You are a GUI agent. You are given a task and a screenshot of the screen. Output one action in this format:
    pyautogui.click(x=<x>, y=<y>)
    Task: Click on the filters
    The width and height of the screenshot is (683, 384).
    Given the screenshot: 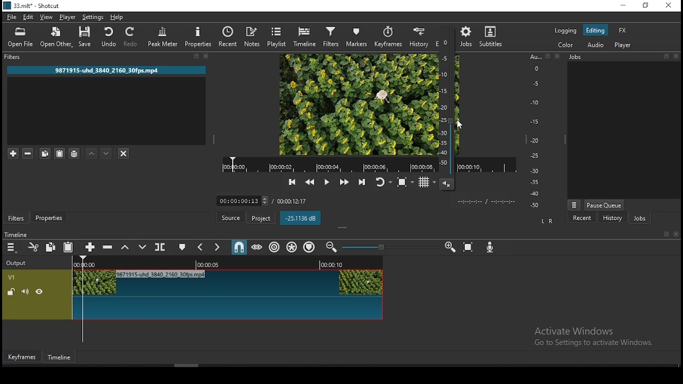 What is the action you would take?
    pyautogui.click(x=14, y=58)
    